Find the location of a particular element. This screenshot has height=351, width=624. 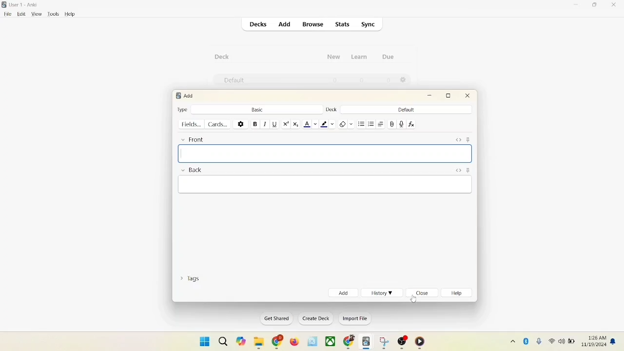

0 is located at coordinates (389, 80).